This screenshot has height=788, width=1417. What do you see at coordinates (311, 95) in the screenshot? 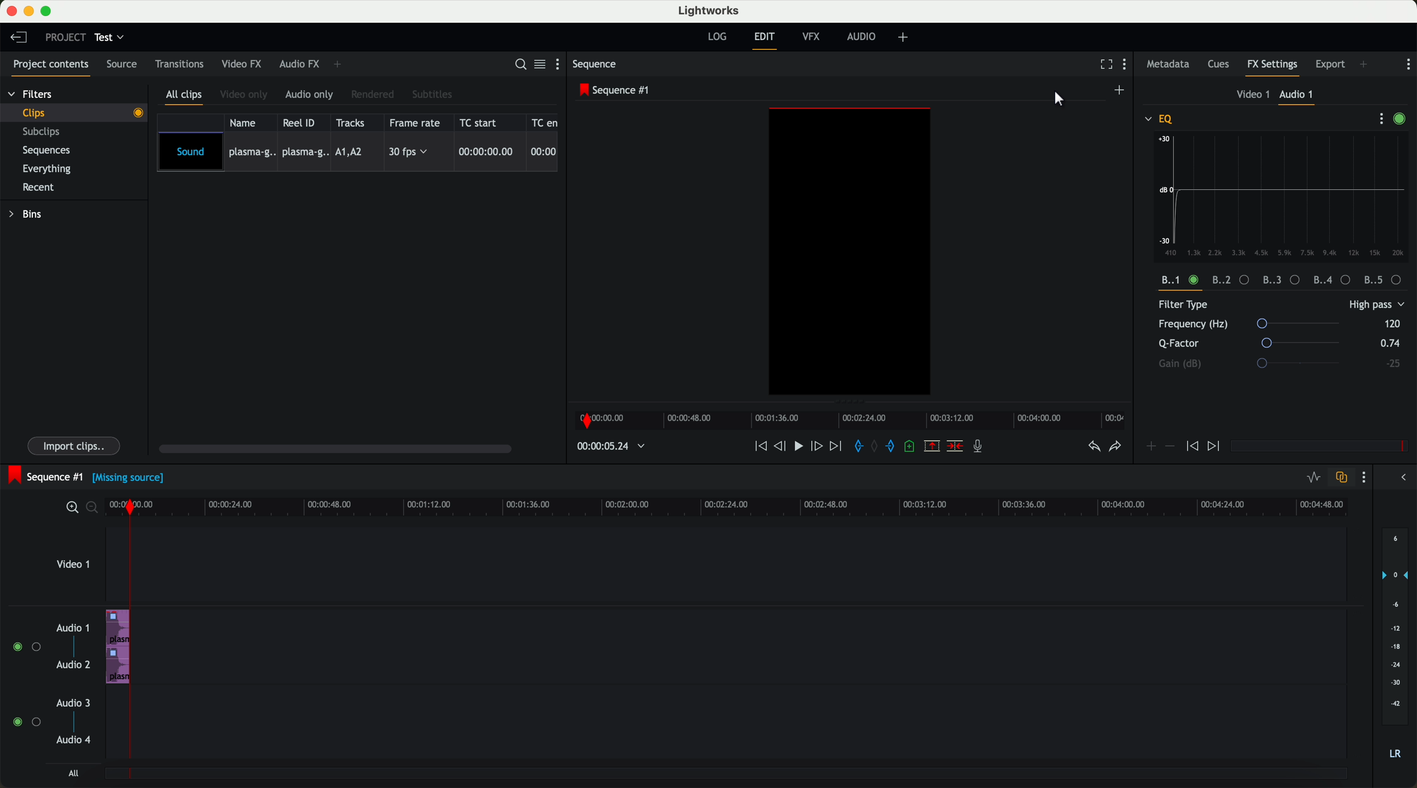
I see `audio only` at bounding box center [311, 95].